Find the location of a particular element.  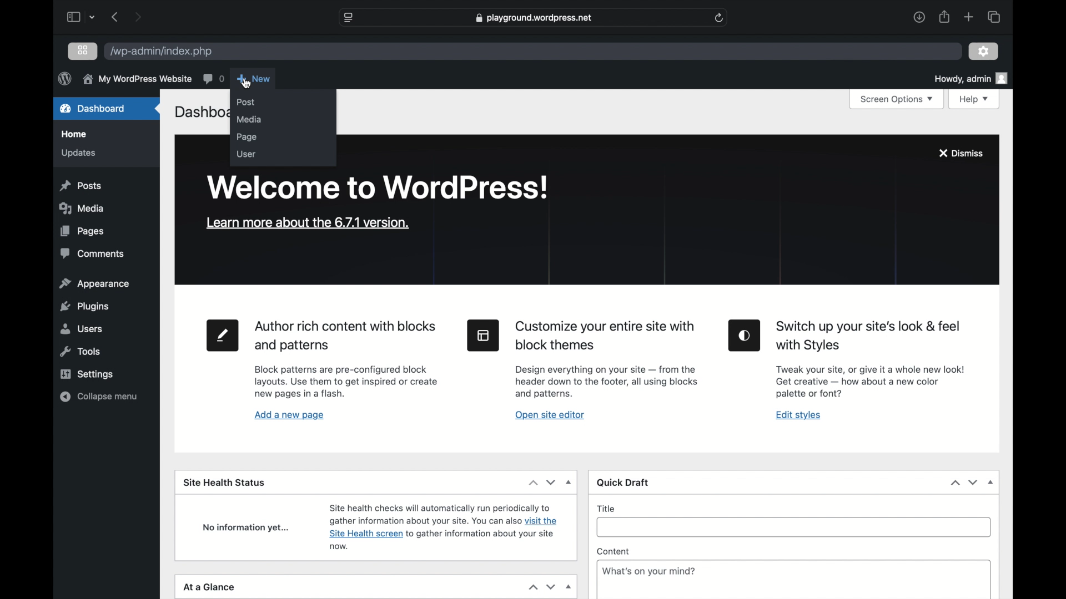

title is located at coordinates (606, 509).